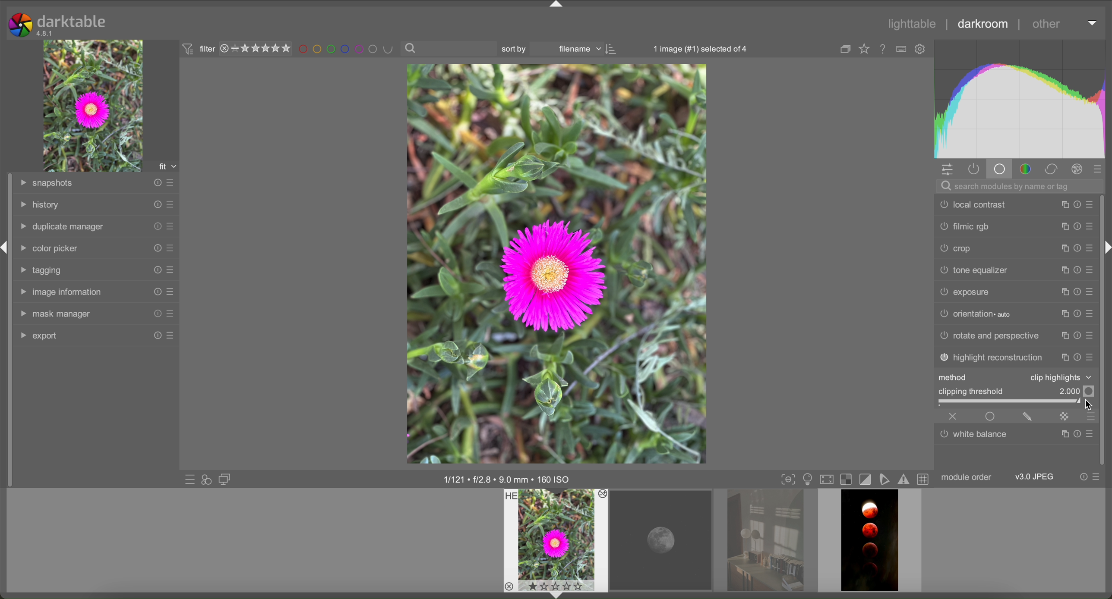  Describe the element at coordinates (1064, 337) in the screenshot. I see `copy` at that location.